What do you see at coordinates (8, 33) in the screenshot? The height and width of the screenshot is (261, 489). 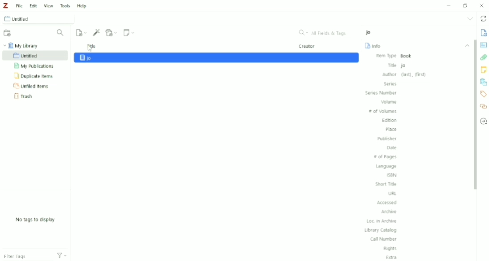 I see `New Collection` at bounding box center [8, 33].